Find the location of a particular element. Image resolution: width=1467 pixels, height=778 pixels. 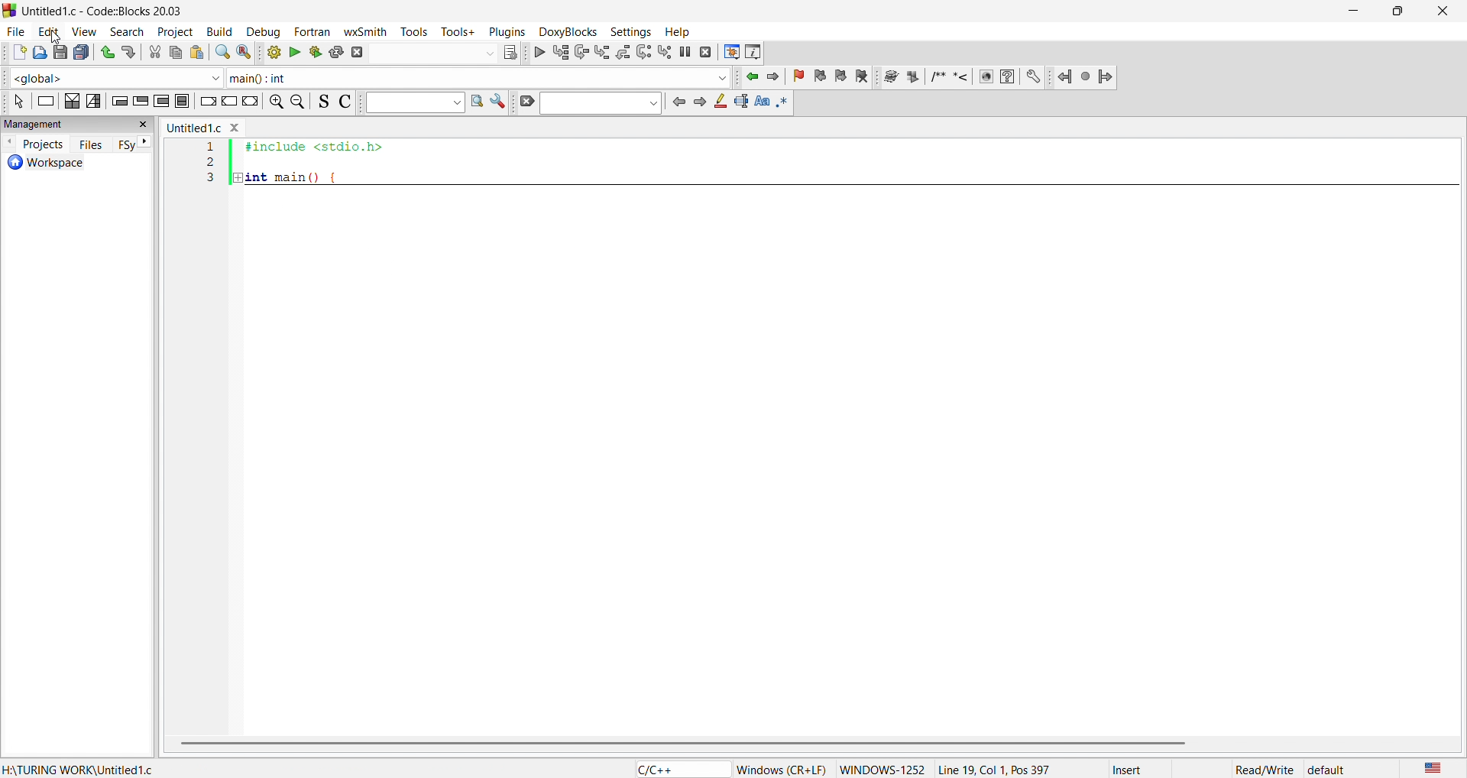

untitled1.c is located at coordinates (193, 128).